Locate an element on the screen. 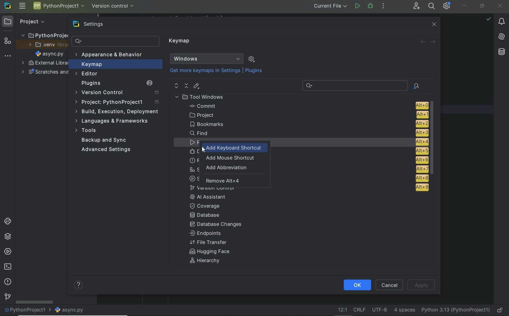 The height and width of the screenshot is (316, 509). system name is located at coordinates (8, 6).